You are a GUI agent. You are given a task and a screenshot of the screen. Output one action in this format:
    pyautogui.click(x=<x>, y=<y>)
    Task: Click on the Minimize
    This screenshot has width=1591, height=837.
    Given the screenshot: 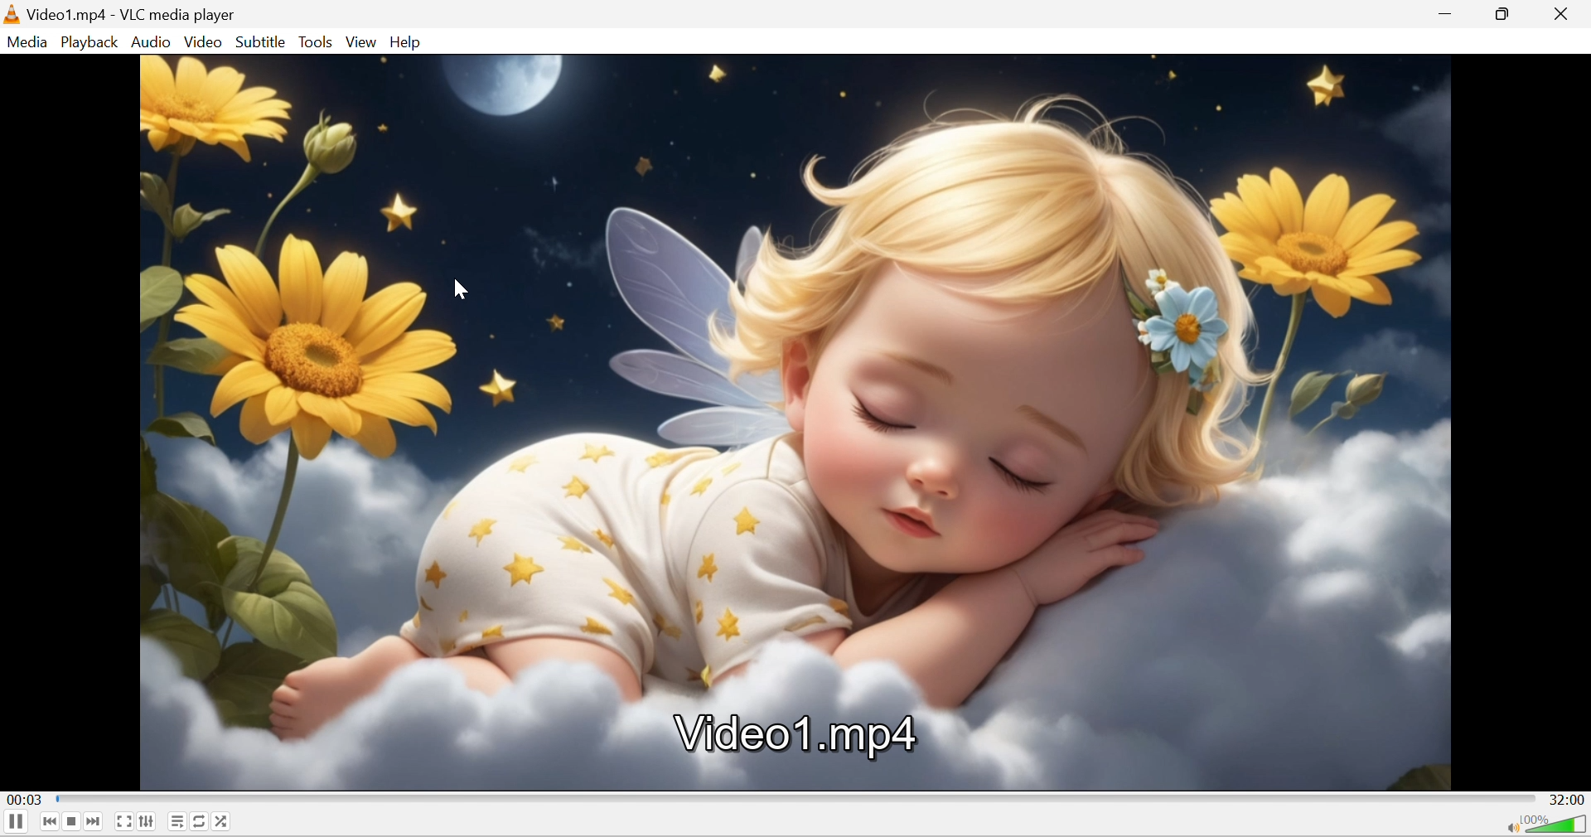 What is the action you would take?
    pyautogui.click(x=1450, y=12)
    